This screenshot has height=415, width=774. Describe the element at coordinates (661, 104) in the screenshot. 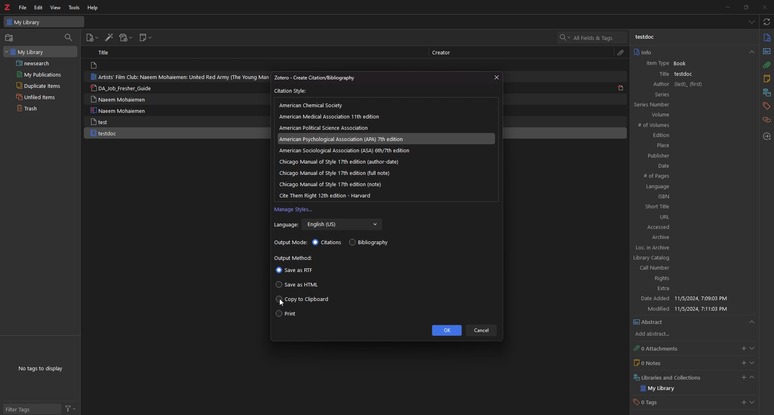

I see `series number` at that location.